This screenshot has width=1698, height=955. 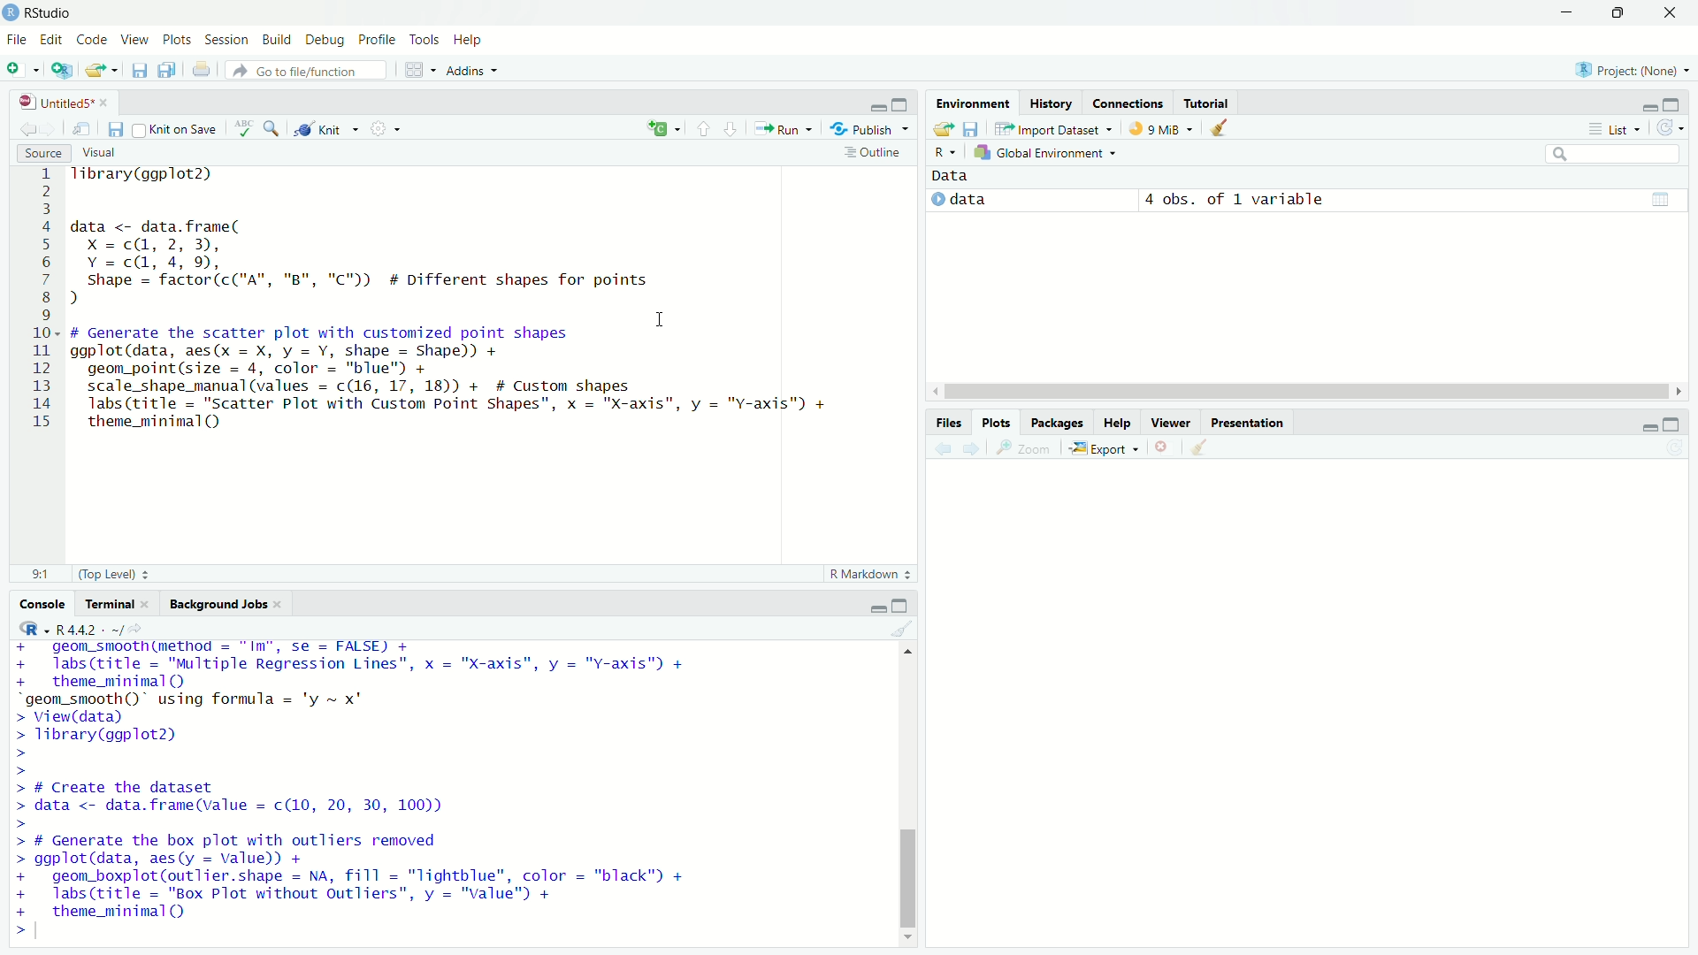 I want to click on search bar, so click(x=1614, y=155).